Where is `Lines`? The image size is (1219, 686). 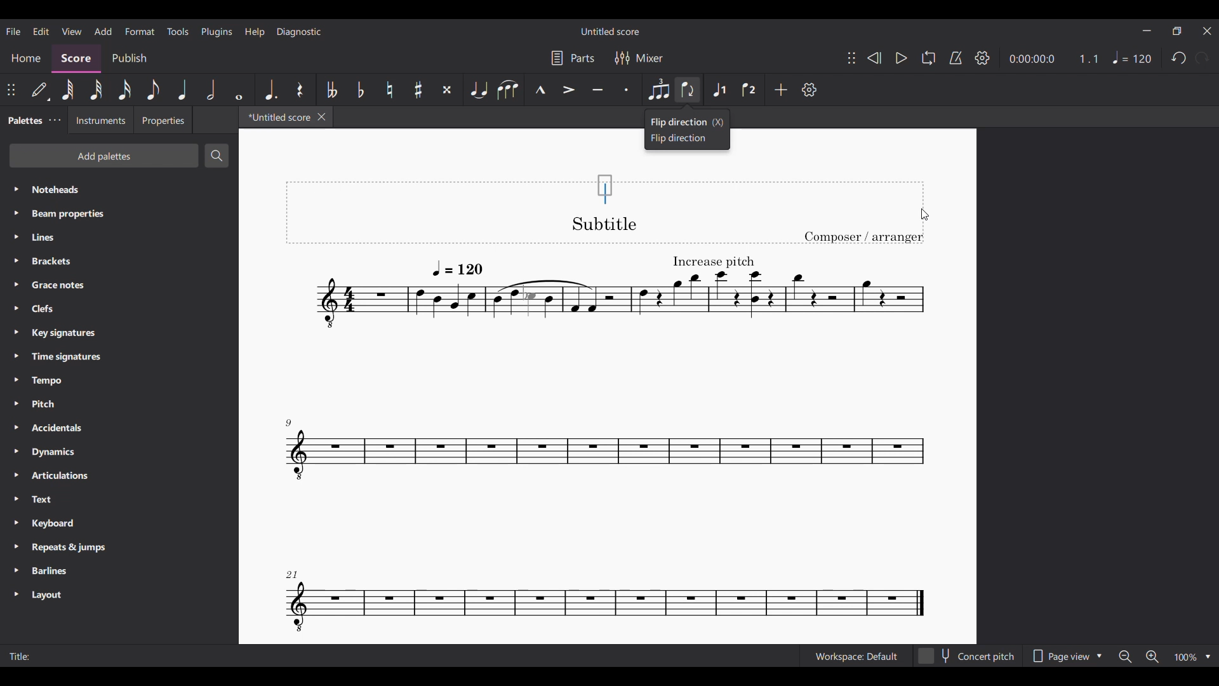
Lines is located at coordinates (119, 237).